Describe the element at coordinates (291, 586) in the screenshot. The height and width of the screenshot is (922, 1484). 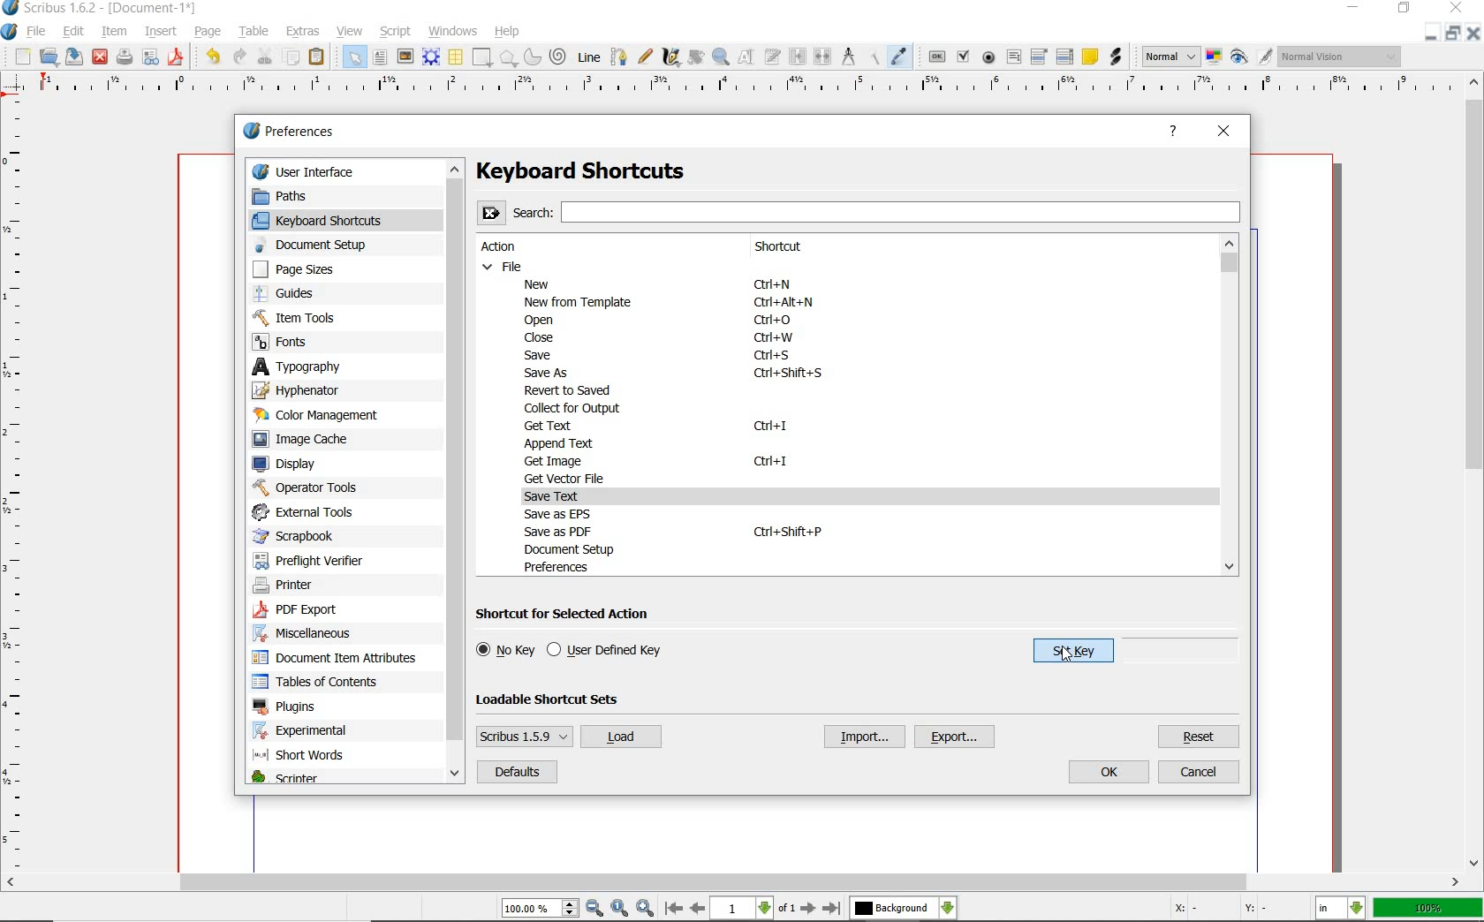
I see `printer` at that location.